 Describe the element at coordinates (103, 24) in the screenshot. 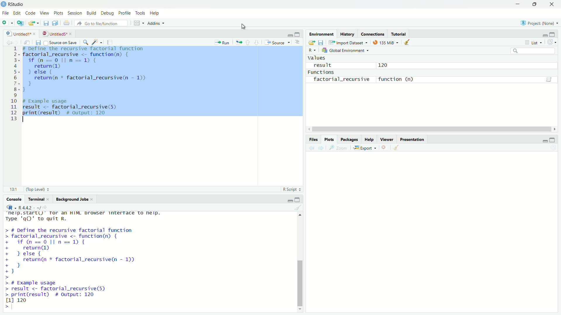

I see `Go to file/function` at that location.